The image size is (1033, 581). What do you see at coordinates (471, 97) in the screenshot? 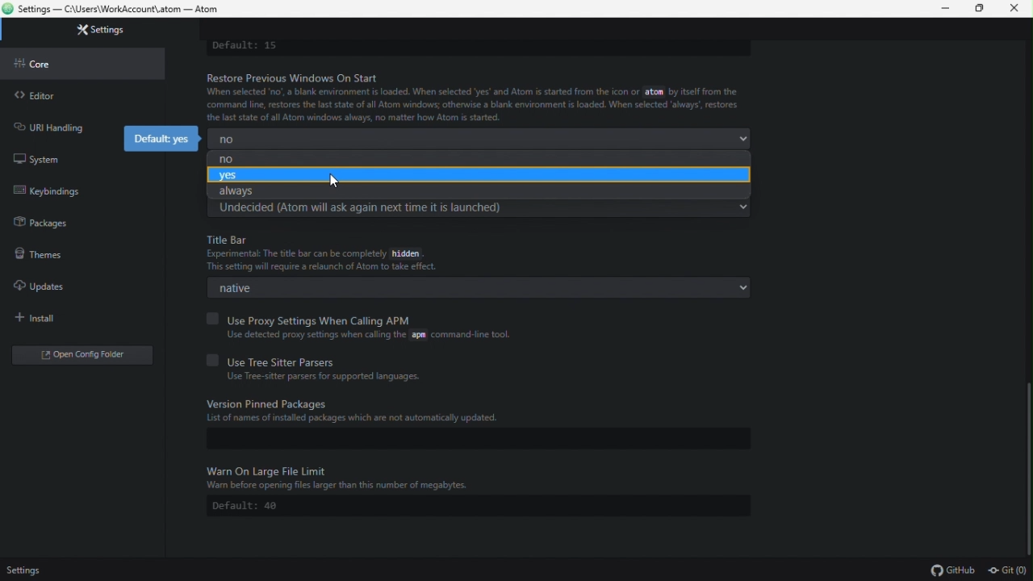
I see `Restore previous window On Start When selected 'no,' a blank environment is loaded. When selected 'yes' and Atom is started from tge icon or atom by itself from the command line, restores the laststate of all Atom windows, otherwise a blank environment is loaded. When selected 'always, restores the last of all Atom windows always, no matter how Atom is started.'` at bounding box center [471, 97].